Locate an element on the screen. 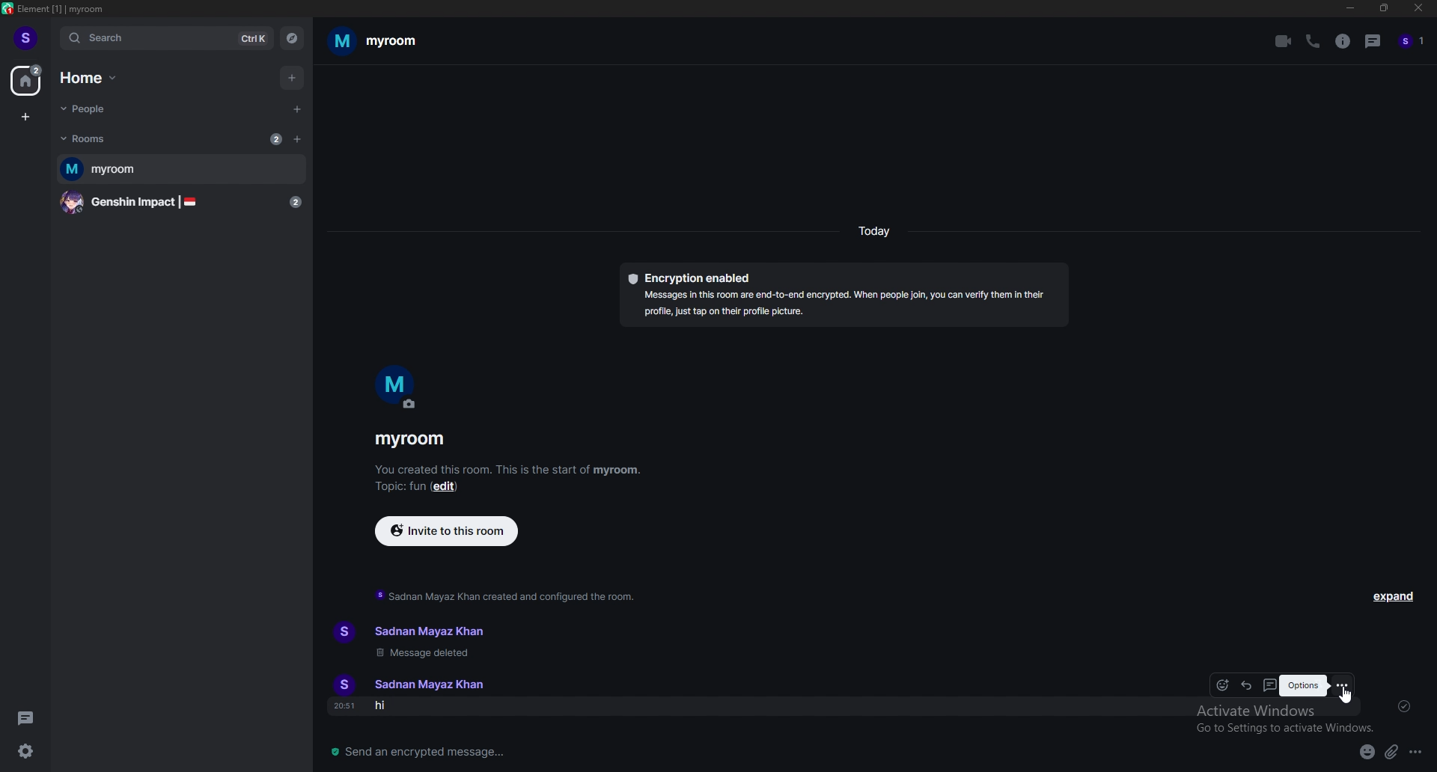 This screenshot has width=1437, height=772. room is located at coordinates (181, 170).